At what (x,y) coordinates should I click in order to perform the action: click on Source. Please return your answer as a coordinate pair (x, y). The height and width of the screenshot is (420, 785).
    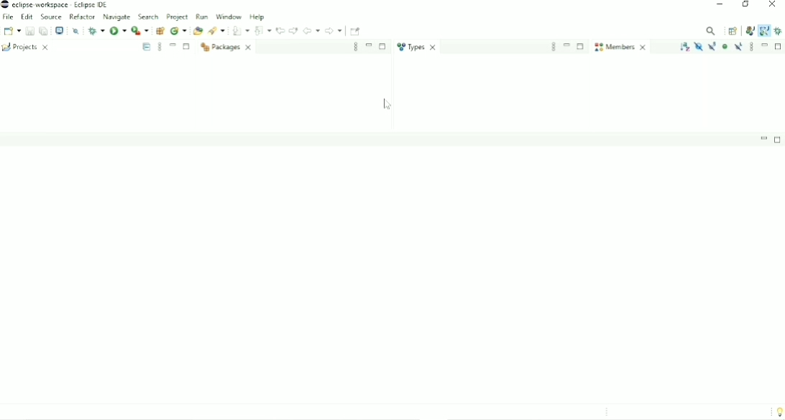
    Looking at the image, I should click on (52, 17).